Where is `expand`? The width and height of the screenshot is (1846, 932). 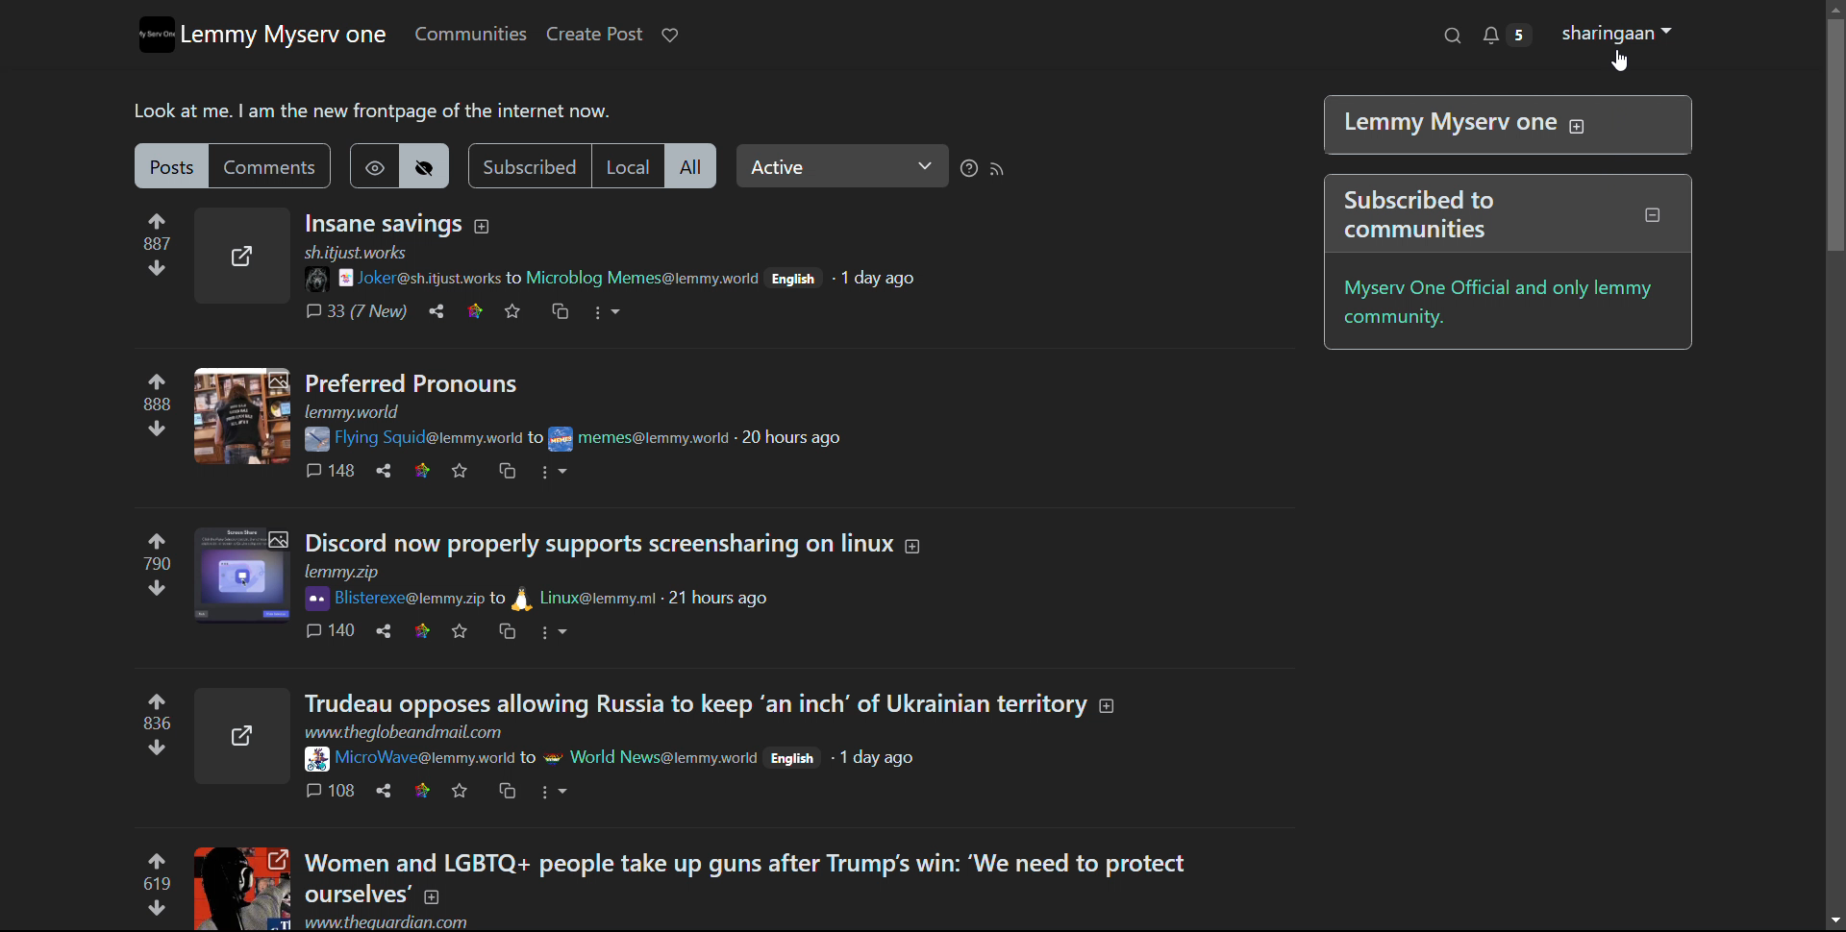 expand is located at coordinates (1577, 128).